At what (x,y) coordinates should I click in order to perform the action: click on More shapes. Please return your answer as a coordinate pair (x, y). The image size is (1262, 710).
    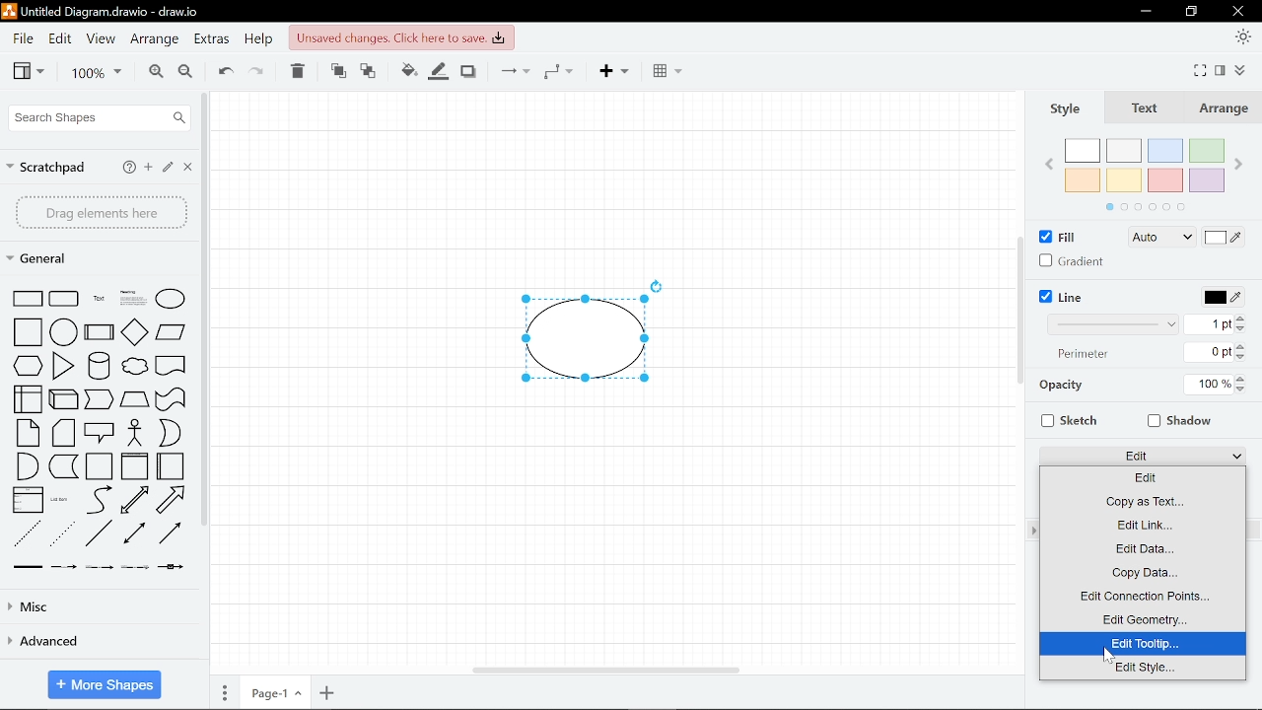
    Looking at the image, I should click on (103, 684).